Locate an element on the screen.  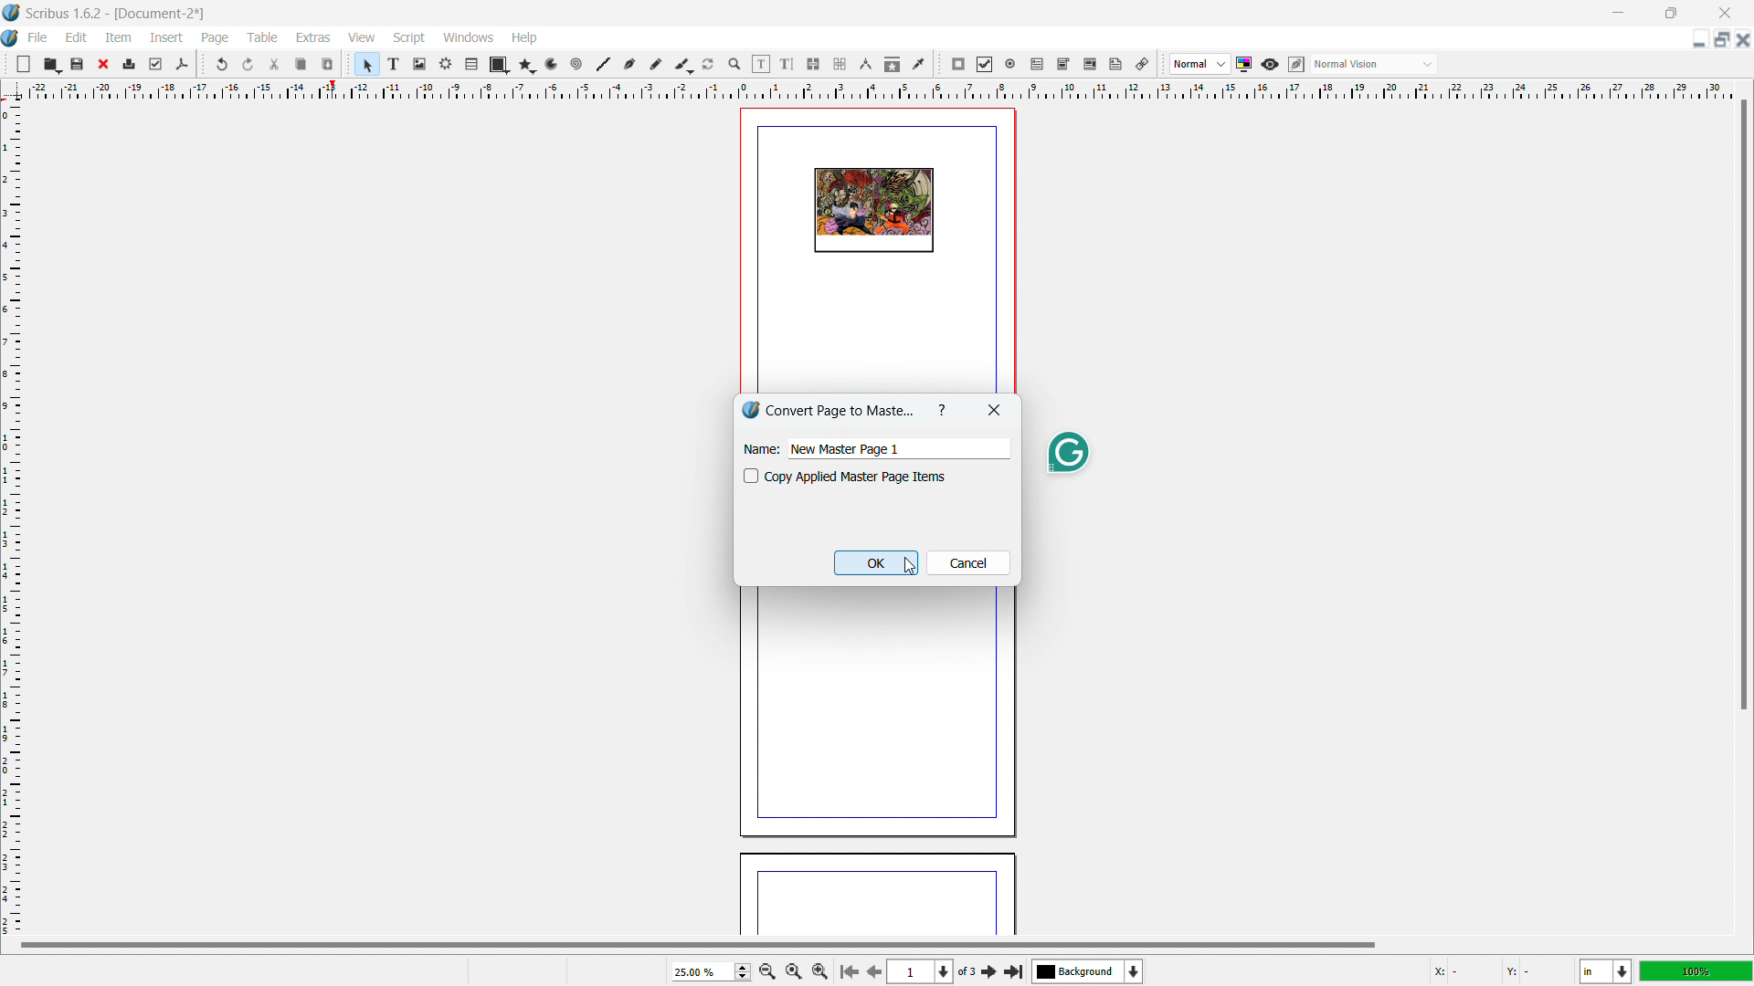
save is located at coordinates (79, 63).